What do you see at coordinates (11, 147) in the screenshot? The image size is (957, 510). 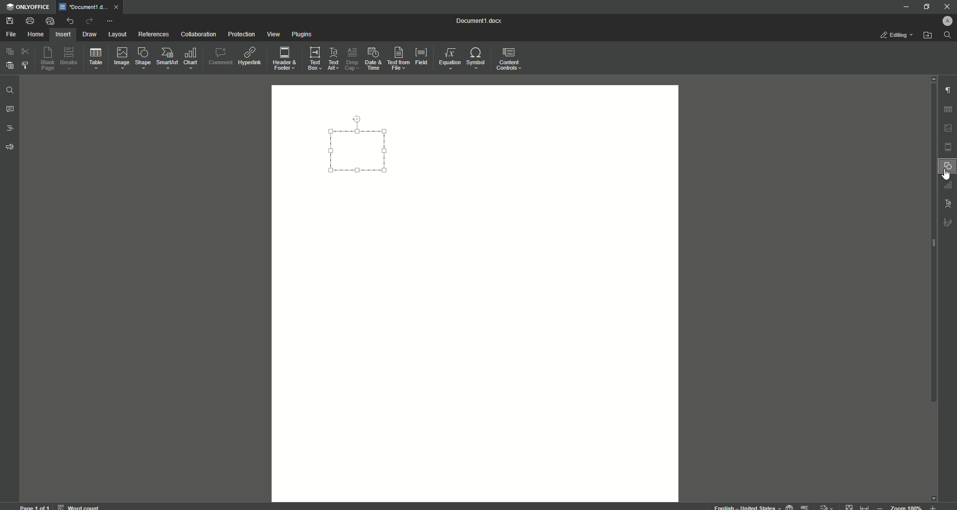 I see `Feedback` at bounding box center [11, 147].